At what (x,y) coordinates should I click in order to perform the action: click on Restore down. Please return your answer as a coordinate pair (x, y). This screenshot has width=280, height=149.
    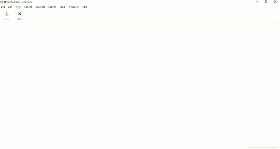
    Looking at the image, I should click on (266, 2).